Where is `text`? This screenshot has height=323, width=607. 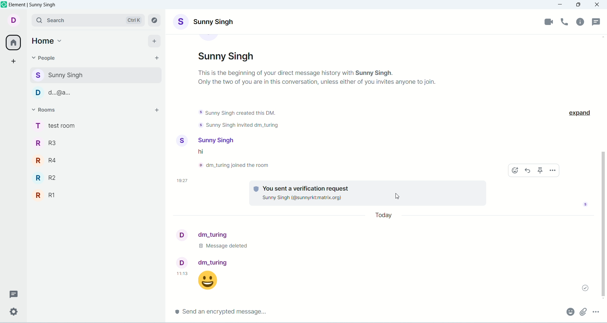 text is located at coordinates (225, 246).